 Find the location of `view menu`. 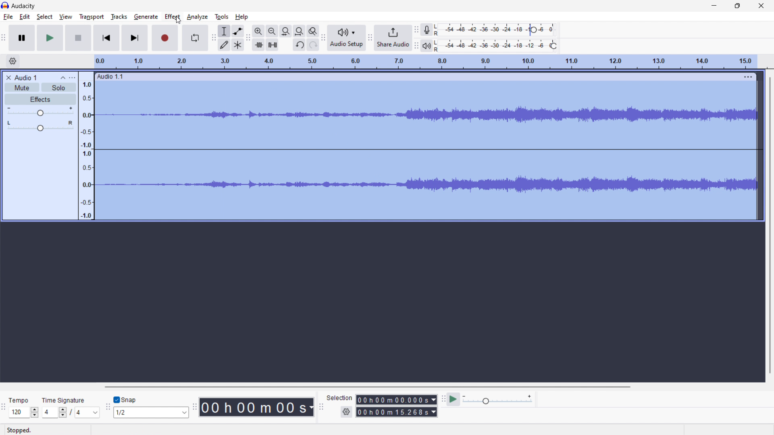

view menu is located at coordinates (73, 78).